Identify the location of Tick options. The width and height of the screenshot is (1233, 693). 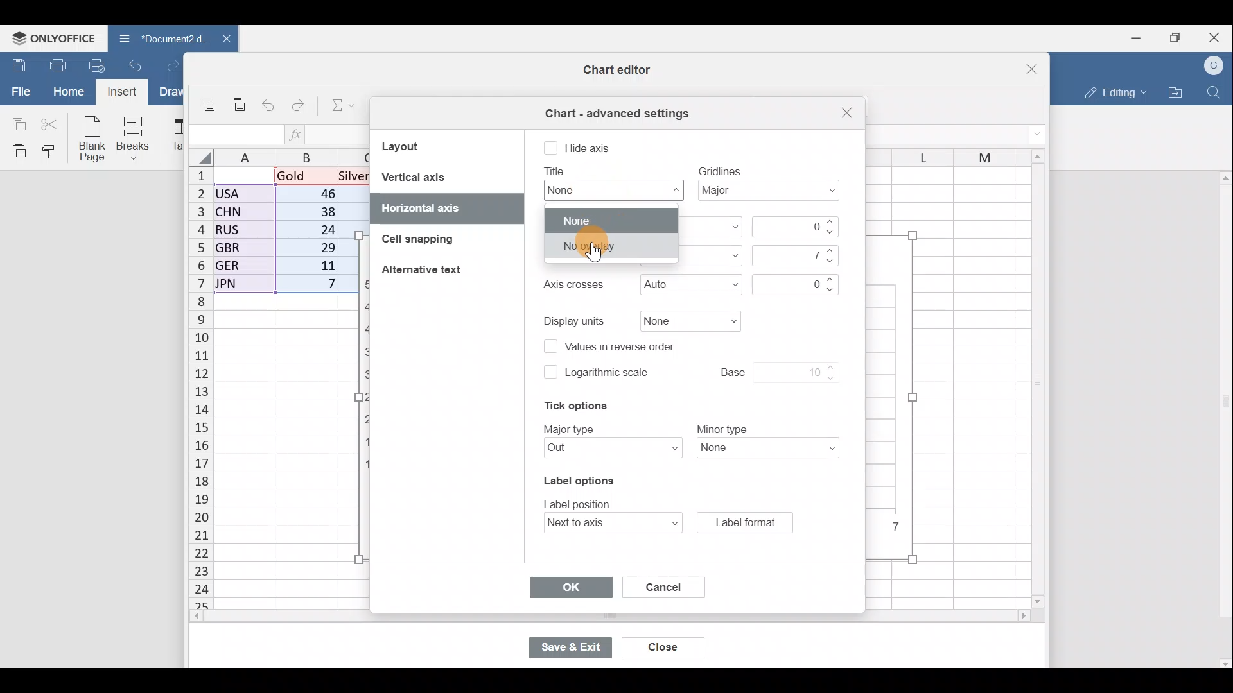
(570, 406).